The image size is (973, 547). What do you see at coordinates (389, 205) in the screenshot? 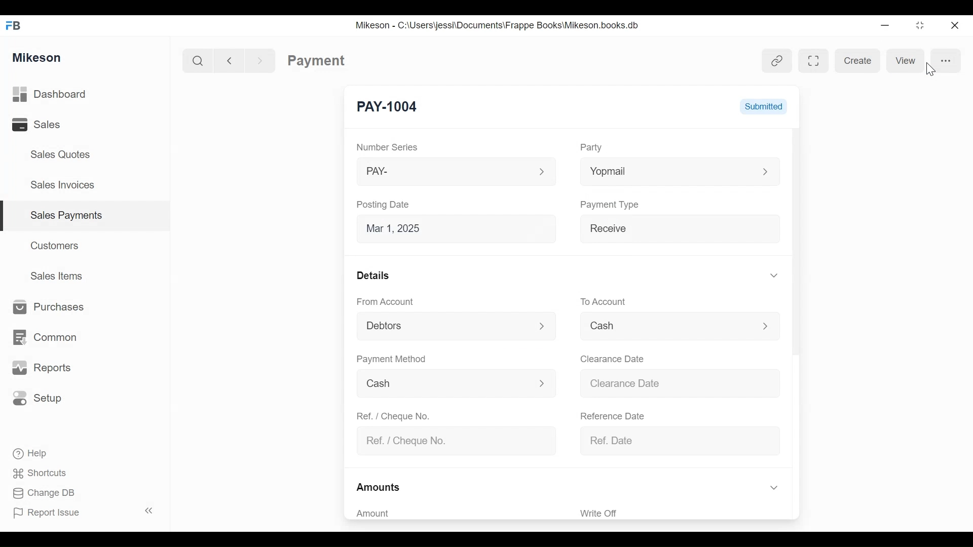
I see `Posting Date` at bounding box center [389, 205].